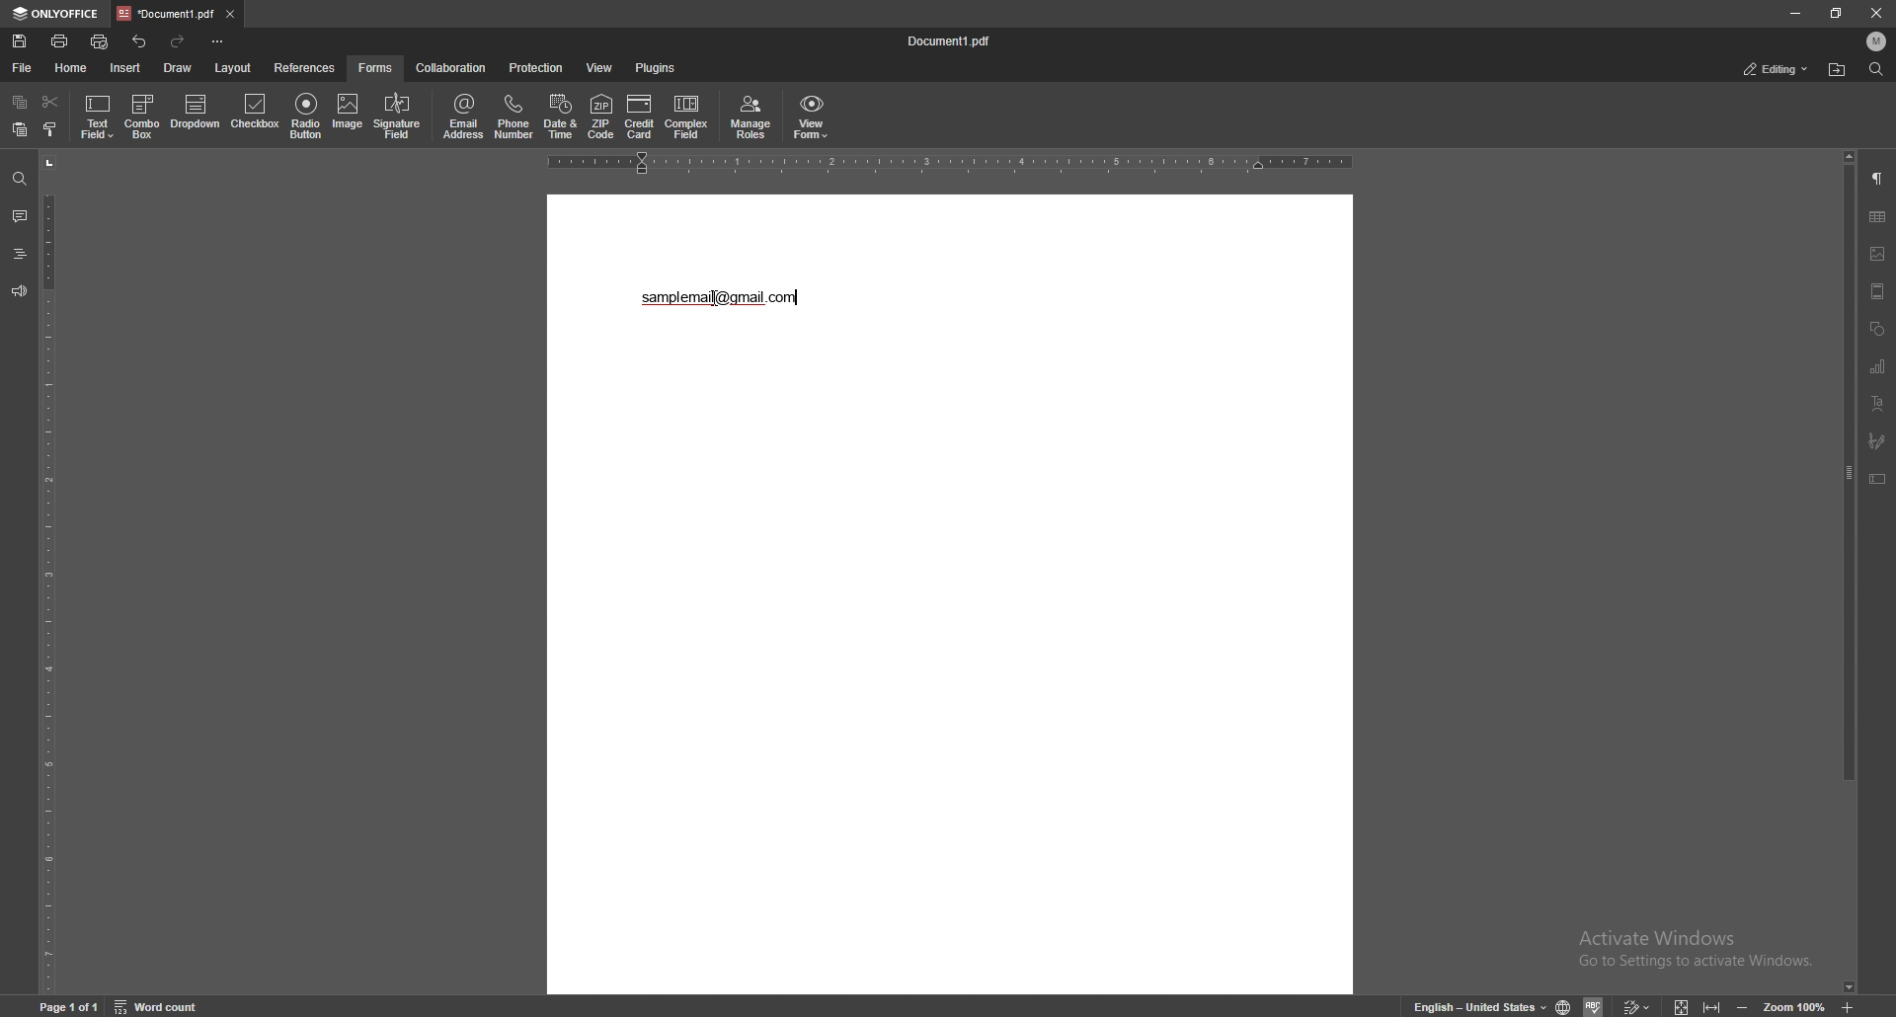 The width and height of the screenshot is (1896, 1017). Describe the element at coordinates (1475, 1005) in the screenshot. I see `change text language` at that location.